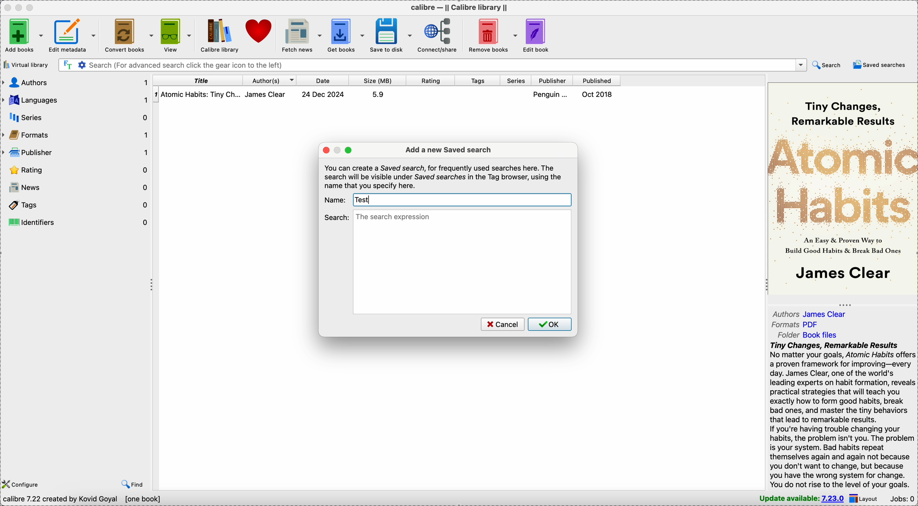 This screenshot has width=918, height=506. Describe the element at coordinates (598, 94) in the screenshot. I see `Oct 2018` at that location.